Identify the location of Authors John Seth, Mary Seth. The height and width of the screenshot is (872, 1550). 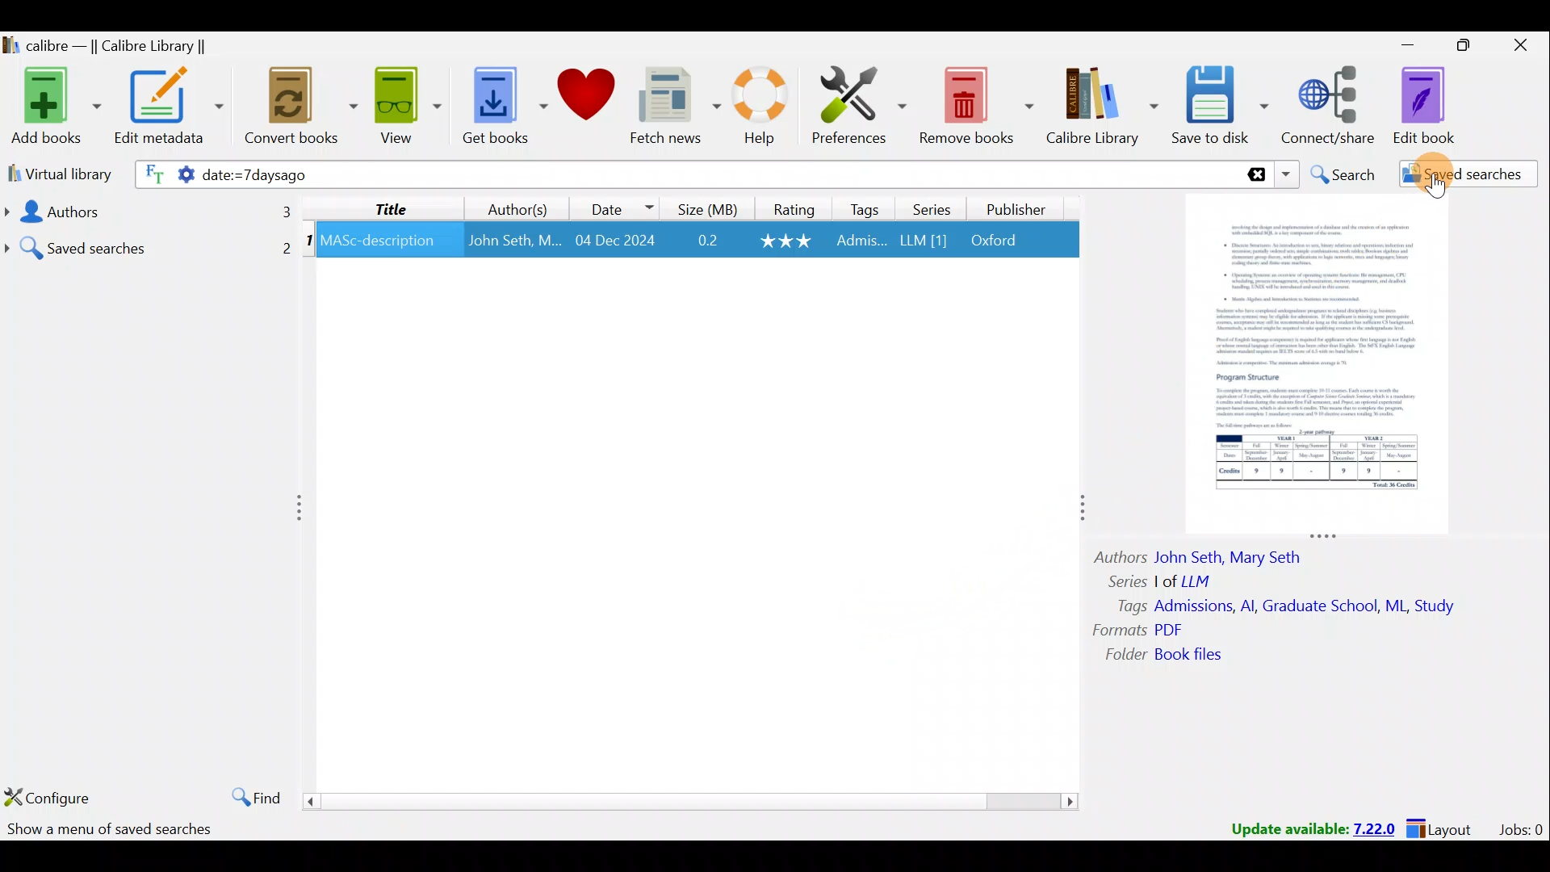
(1211, 555).